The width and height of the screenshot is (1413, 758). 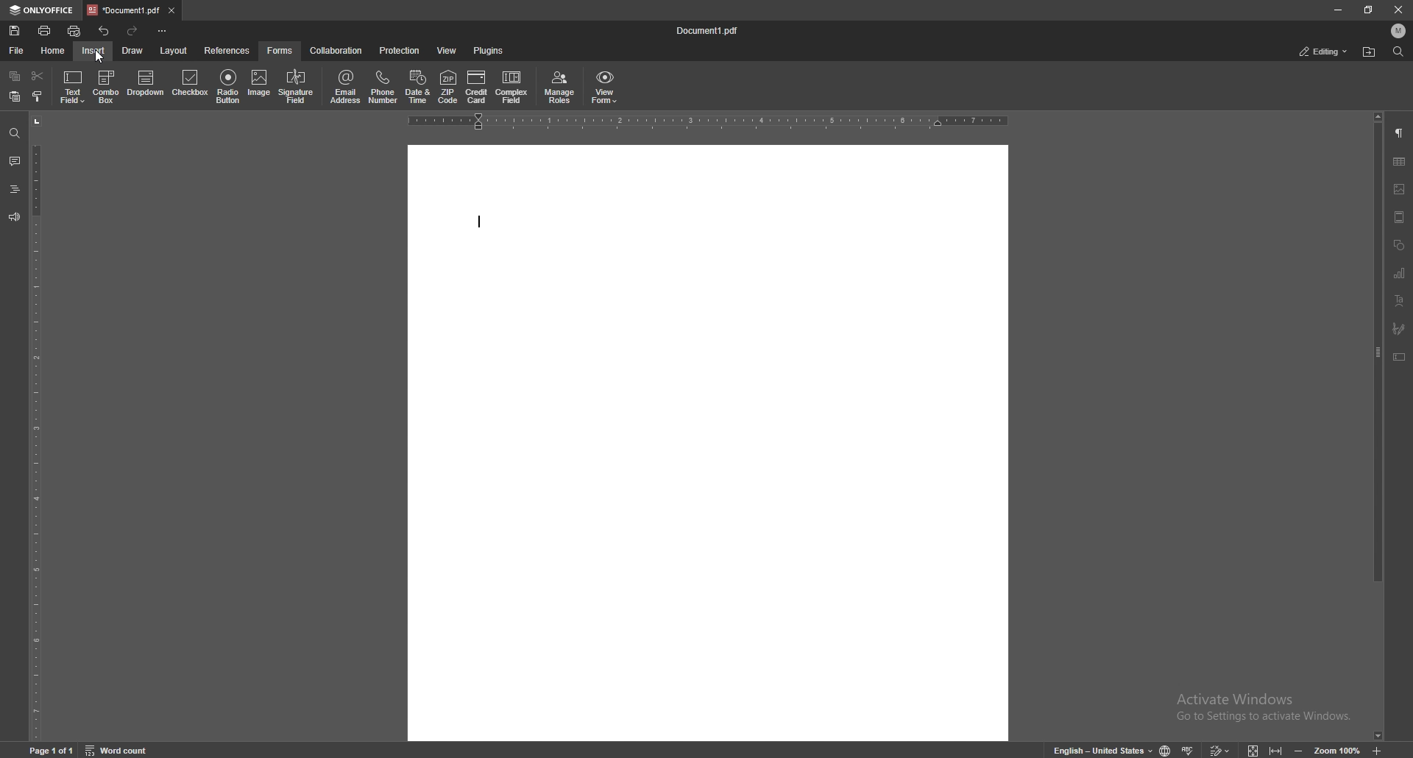 What do you see at coordinates (1399, 189) in the screenshot?
I see `image` at bounding box center [1399, 189].